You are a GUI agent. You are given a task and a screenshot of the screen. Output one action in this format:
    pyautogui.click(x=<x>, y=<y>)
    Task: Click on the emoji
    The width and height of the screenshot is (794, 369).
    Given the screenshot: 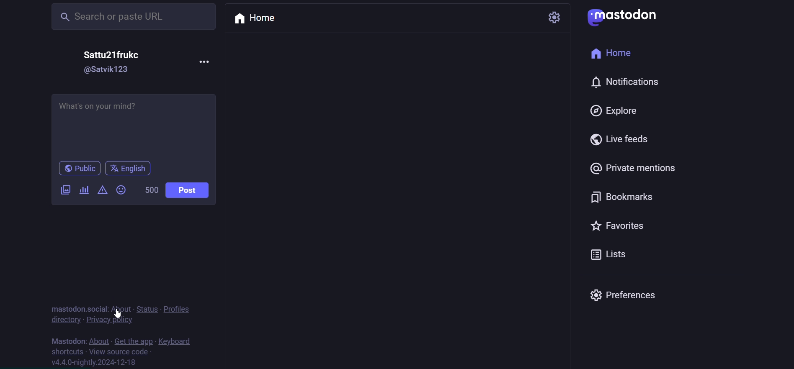 What is the action you would take?
    pyautogui.click(x=123, y=190)
    